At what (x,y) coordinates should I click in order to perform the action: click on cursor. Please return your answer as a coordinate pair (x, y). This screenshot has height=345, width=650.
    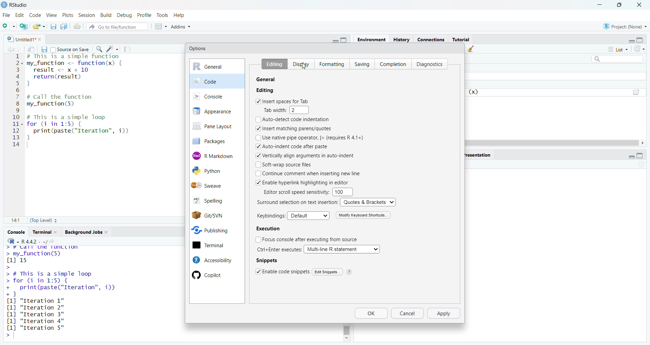
    Looking at the image, I should click on (304, 66).